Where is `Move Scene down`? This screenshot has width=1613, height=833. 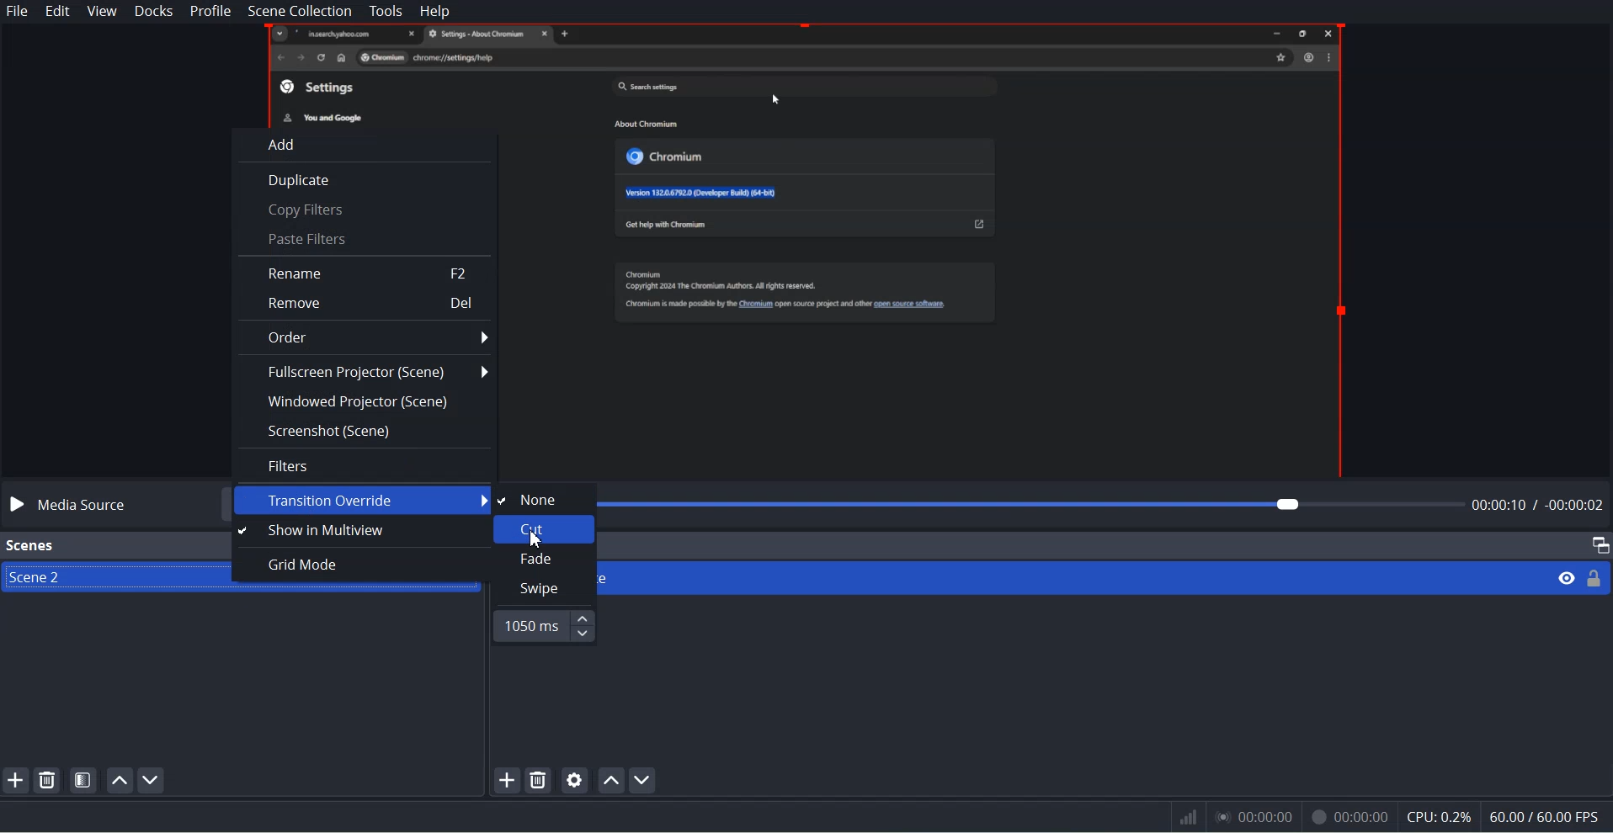
Move Scene down is located at coordinates (152, 781).